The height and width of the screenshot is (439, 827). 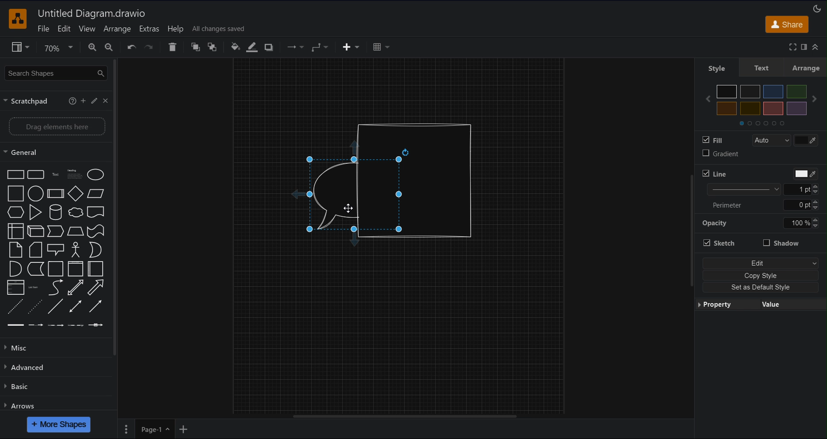 I want to click on Page 1, so click(x=155, y=429).